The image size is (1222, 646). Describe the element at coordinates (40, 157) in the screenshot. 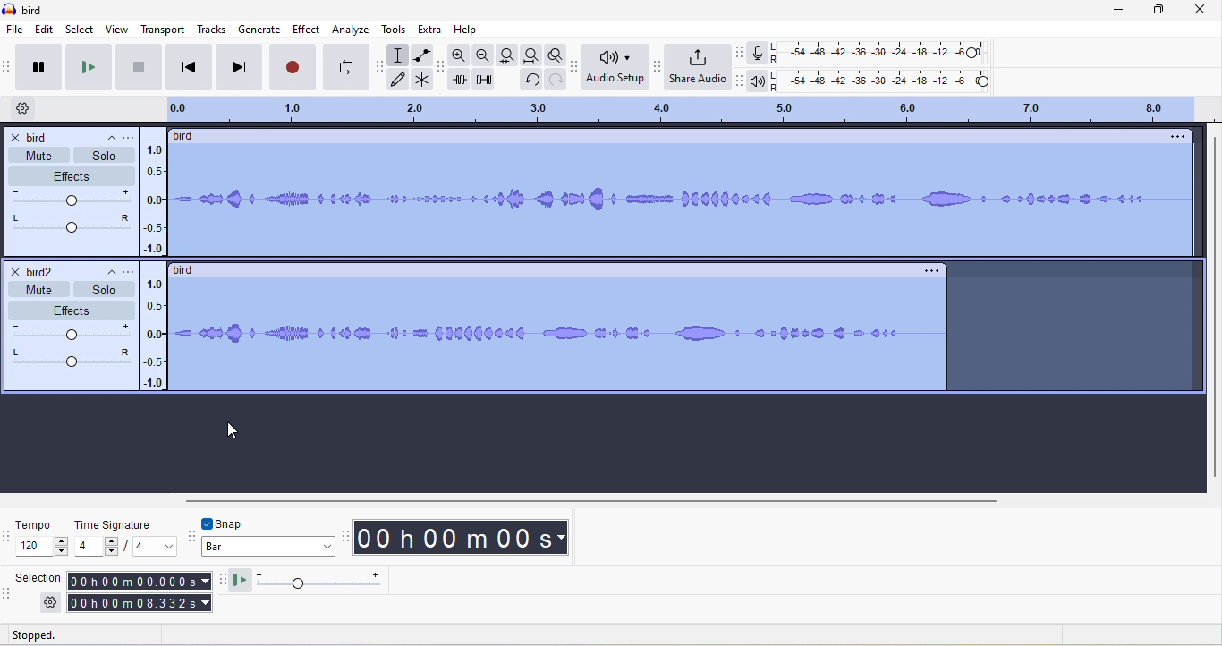

I see `mute` at that location.